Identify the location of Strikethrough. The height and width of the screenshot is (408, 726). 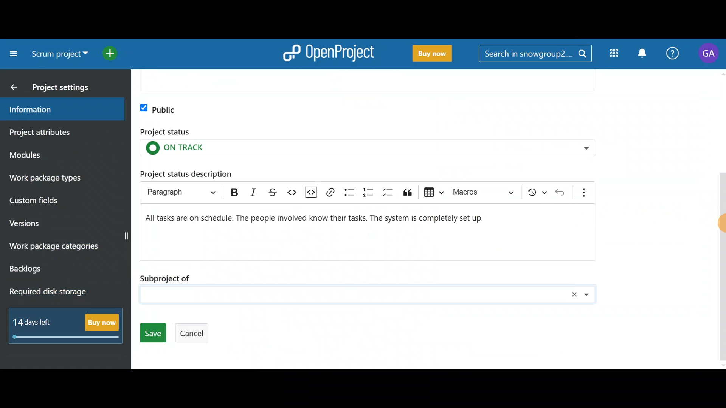
(271, 192).